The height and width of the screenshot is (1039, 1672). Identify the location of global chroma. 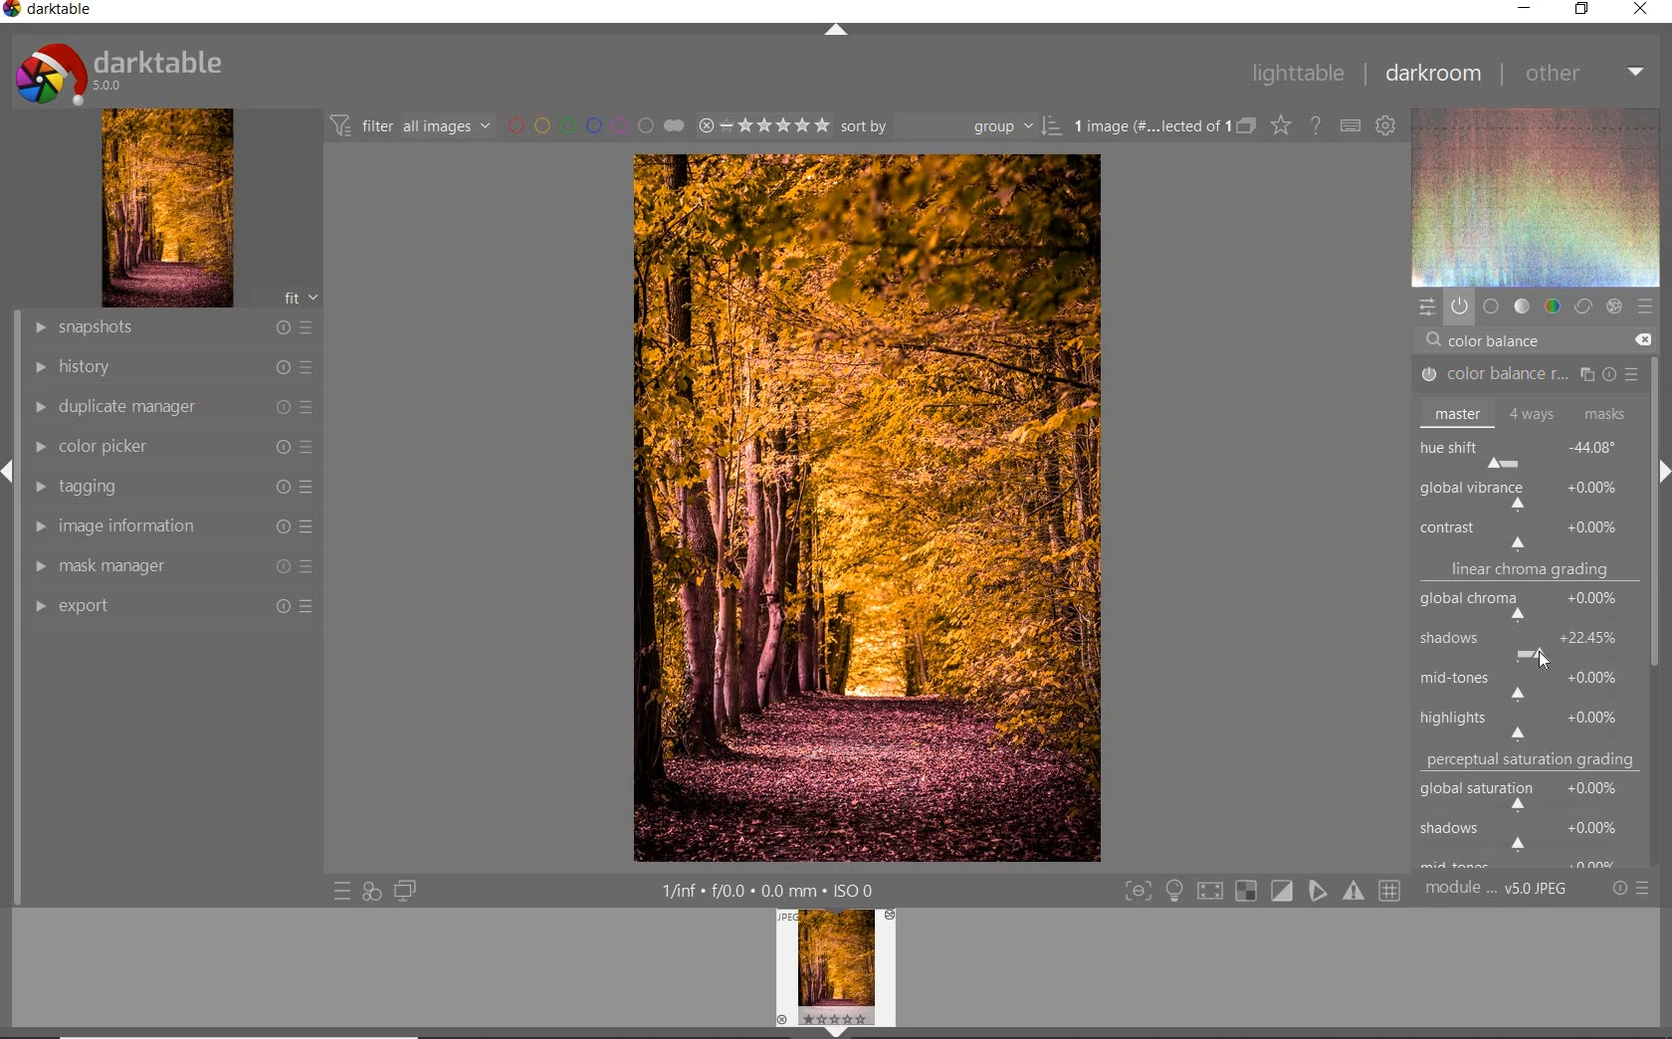
(1531, 608).